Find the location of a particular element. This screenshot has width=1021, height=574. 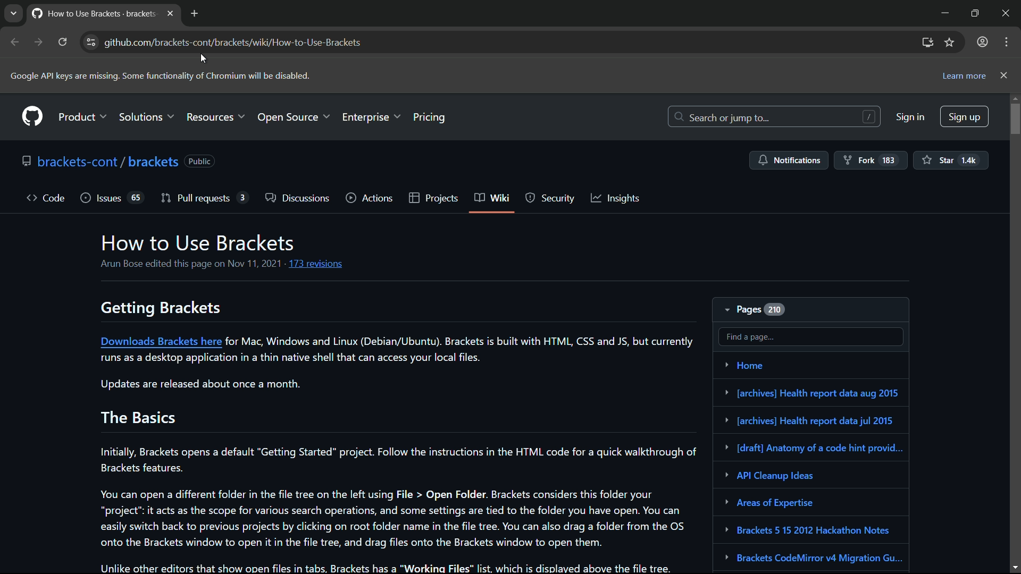

maximize is located at coordinates (975, 13).